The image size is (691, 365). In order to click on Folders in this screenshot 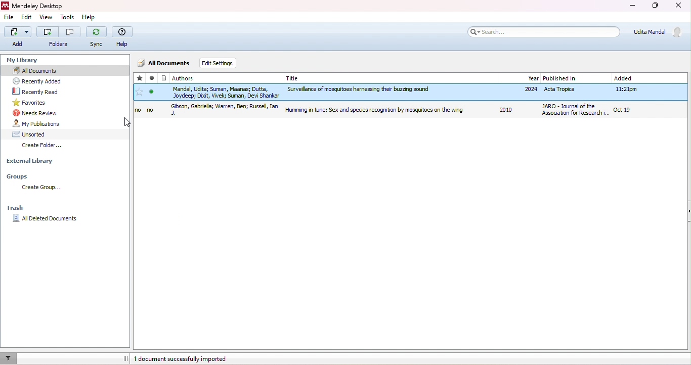, I will do `click(58, 43)`.